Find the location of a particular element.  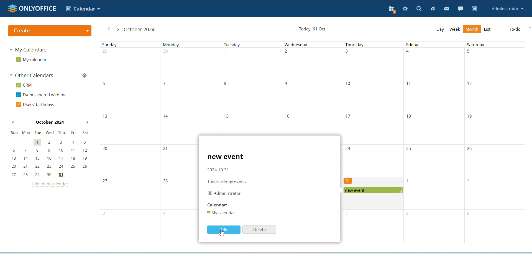

CRM is located at coordinates (25, 85).